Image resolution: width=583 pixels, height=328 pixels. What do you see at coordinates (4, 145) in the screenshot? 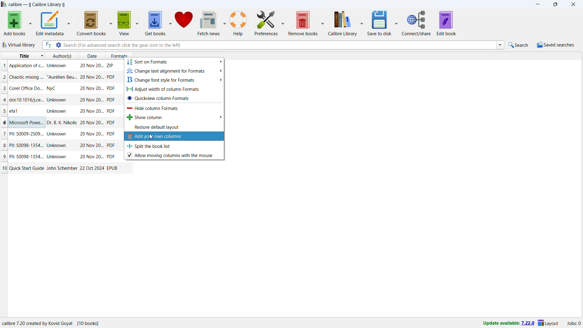
I see `8` at bounding box center [4, 145].